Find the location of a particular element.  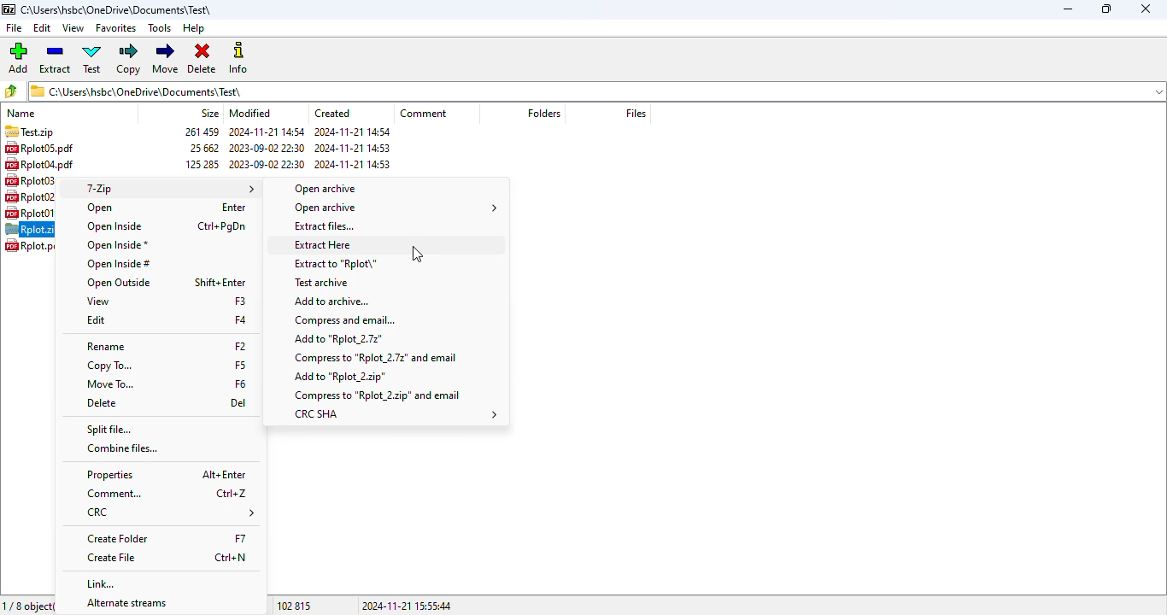

Rplot03.pdf is located at coordinates (41, 181).